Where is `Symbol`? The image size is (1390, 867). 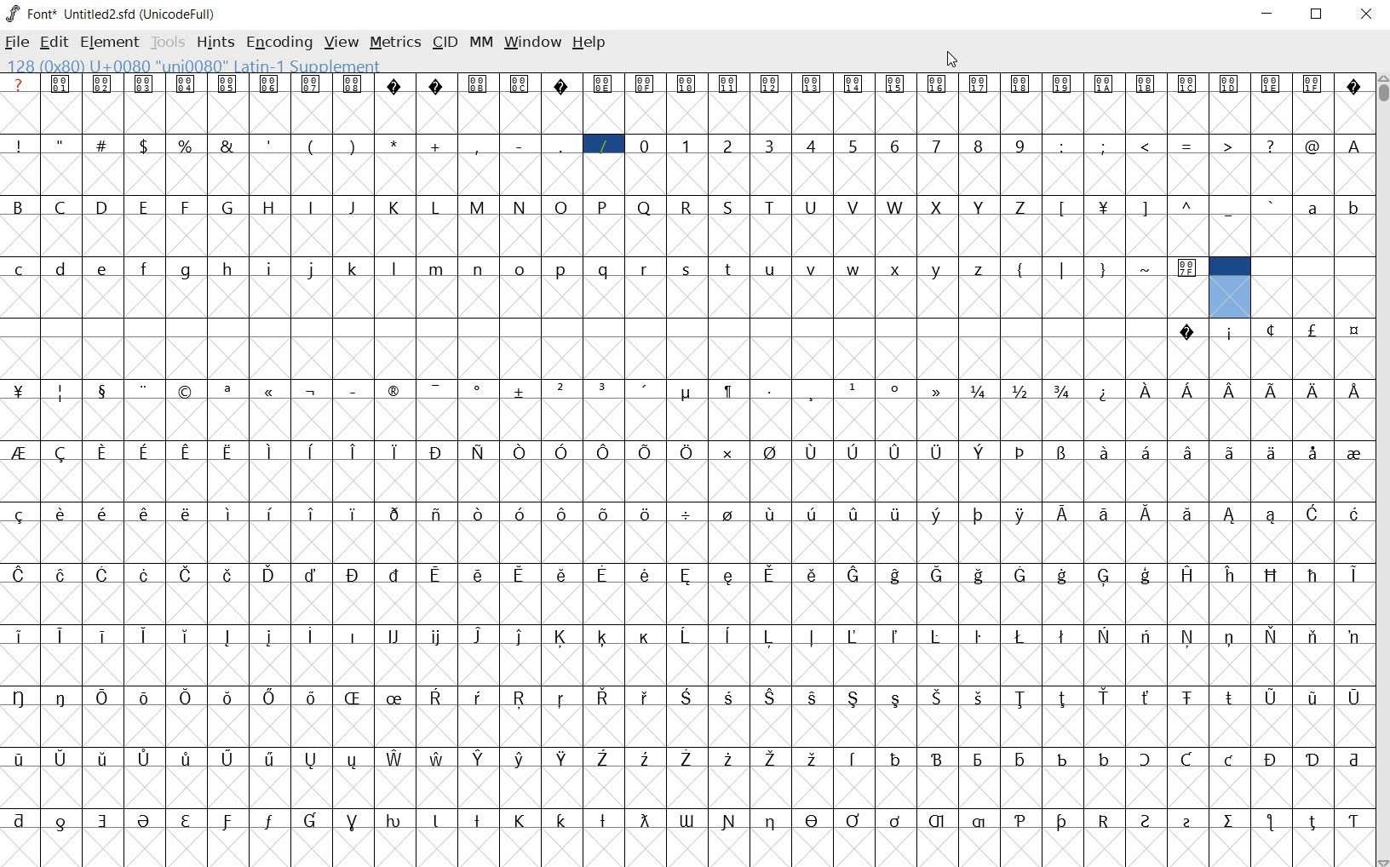
Symbol is located at coordinates (1023, 635).